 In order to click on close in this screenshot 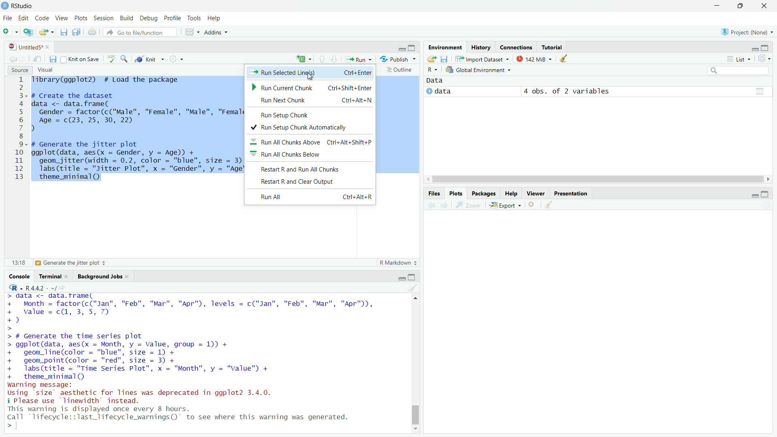, I will do `click(50, 48)`.